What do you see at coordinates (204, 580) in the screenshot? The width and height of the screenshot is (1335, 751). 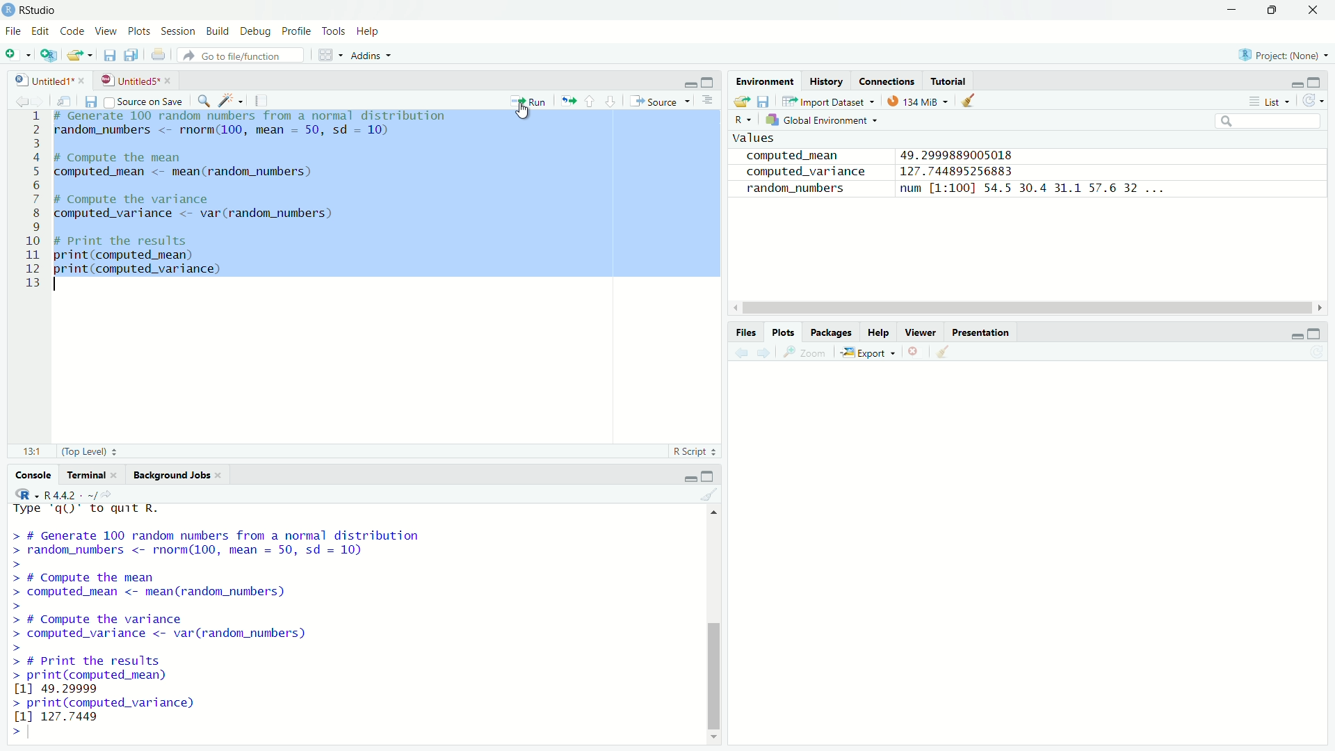 I see `# Compute the mean
computed_mean <- mean (random_nunbers)` at bounding box center [204, 580].